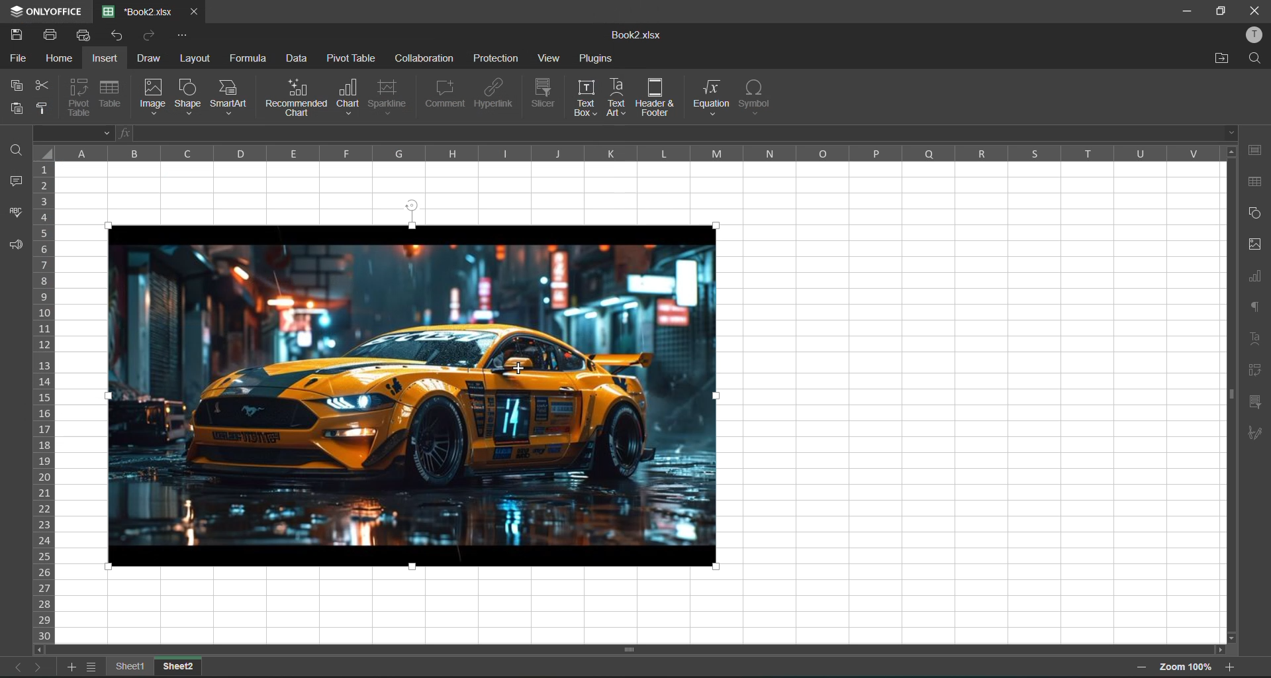 The image size is (1271, 678). Describe the element at coordinates (597, 59) in the screenshot. I see `plugins` at that location.